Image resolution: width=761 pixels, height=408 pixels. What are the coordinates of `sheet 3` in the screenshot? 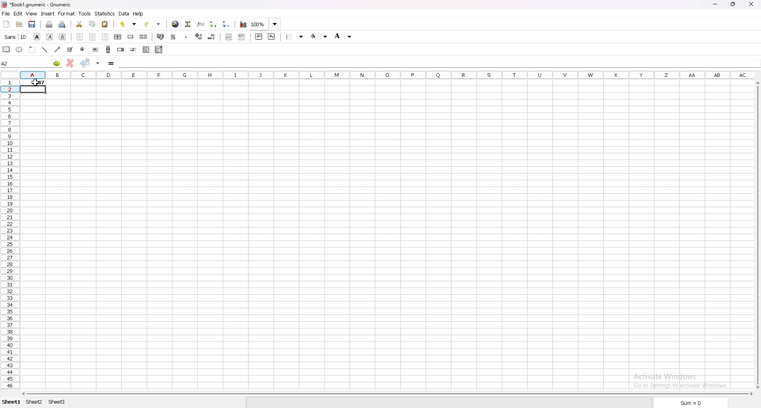 It's located at (57, 402).